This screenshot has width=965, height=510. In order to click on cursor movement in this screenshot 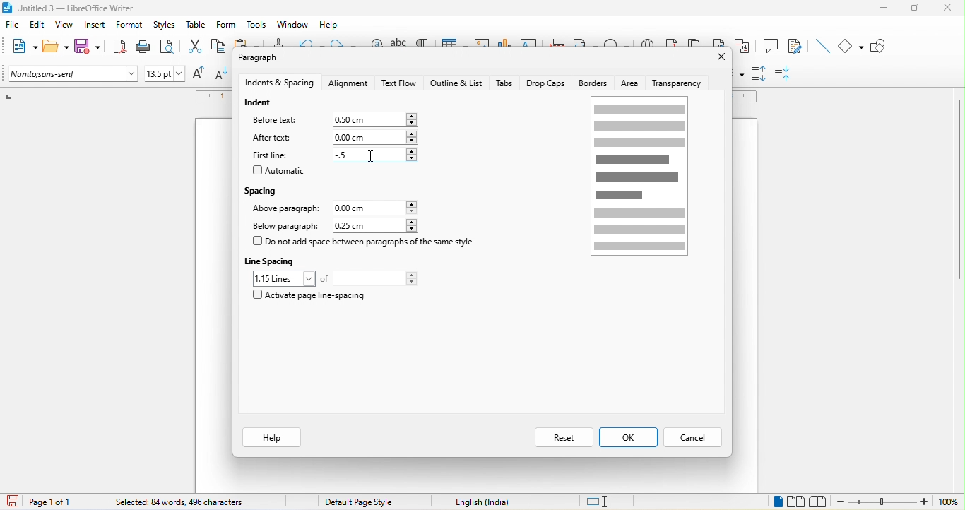, I will do `click(372, 158)`.